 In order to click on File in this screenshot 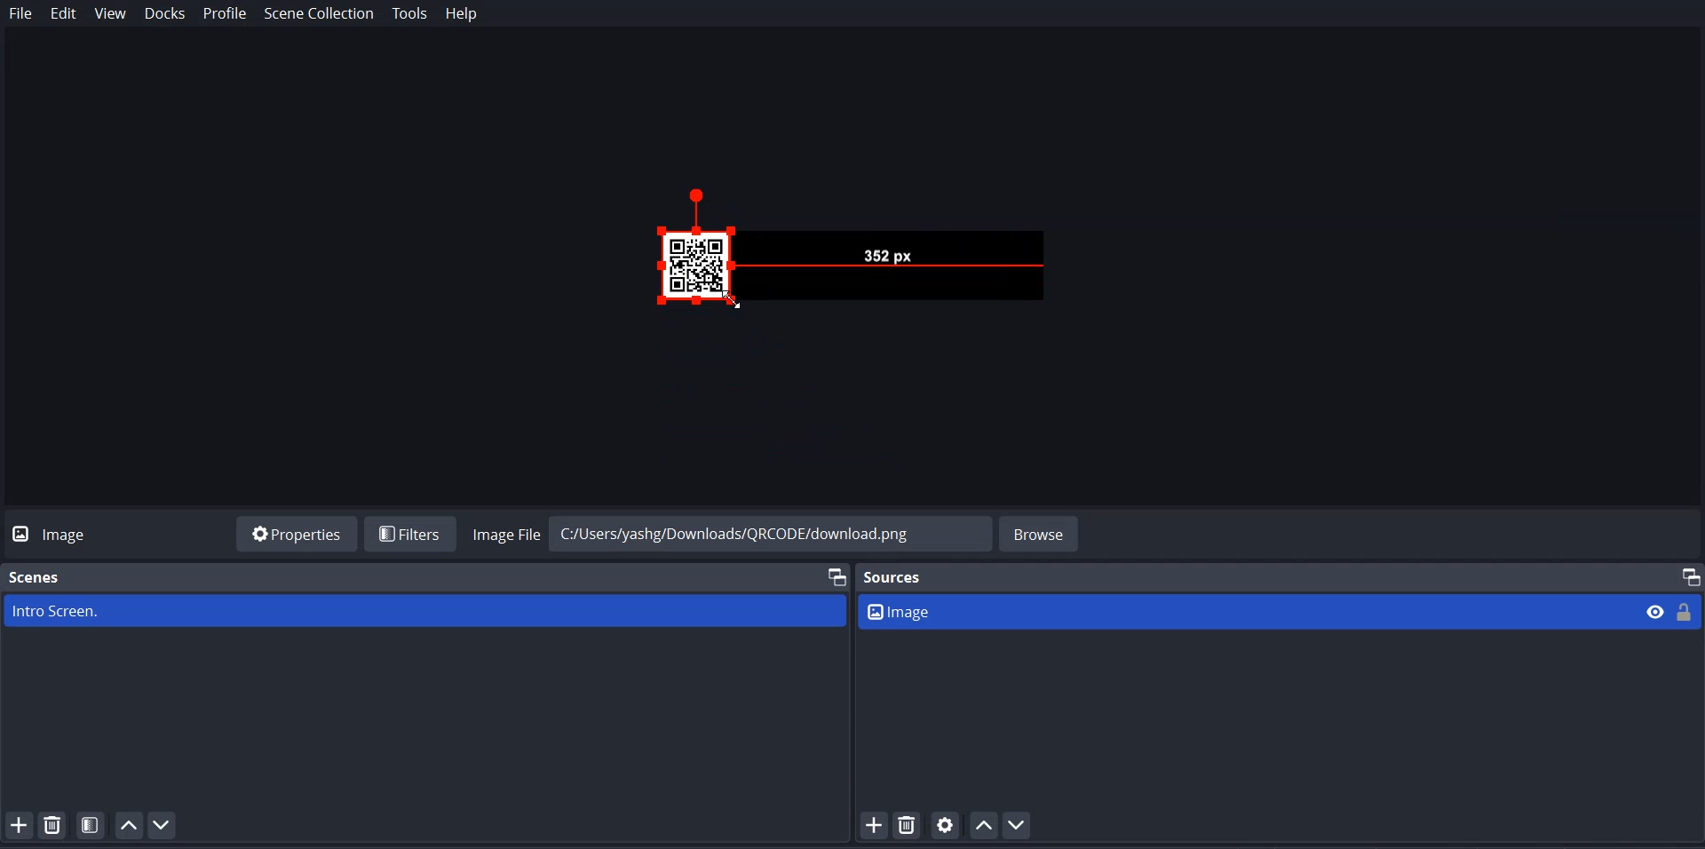, I will do `click(20, 14)`.